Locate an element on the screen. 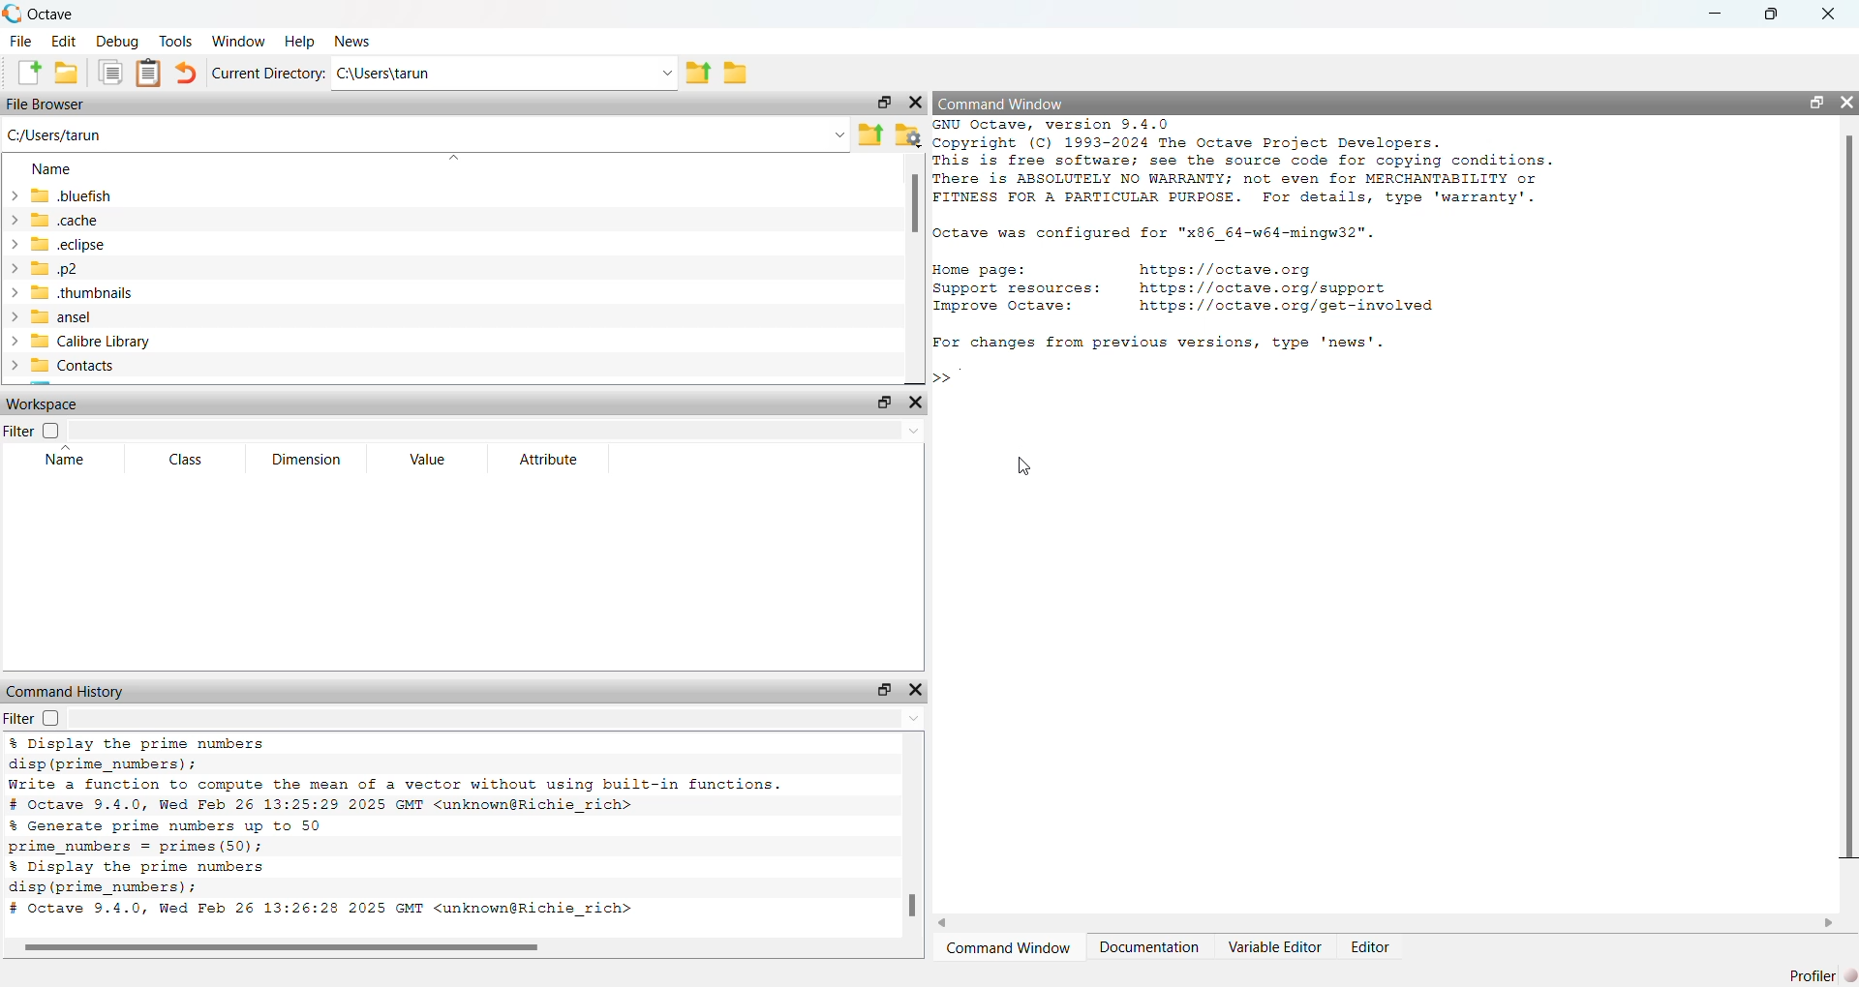 This screenshot has height=987, width=1859. Workspace is located at coordinates (44, 404).